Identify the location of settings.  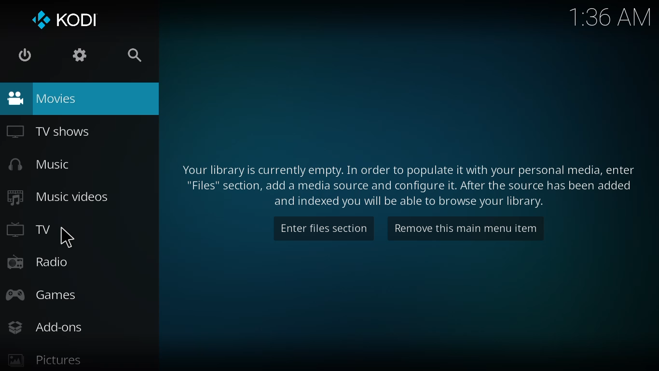
(78, 56).